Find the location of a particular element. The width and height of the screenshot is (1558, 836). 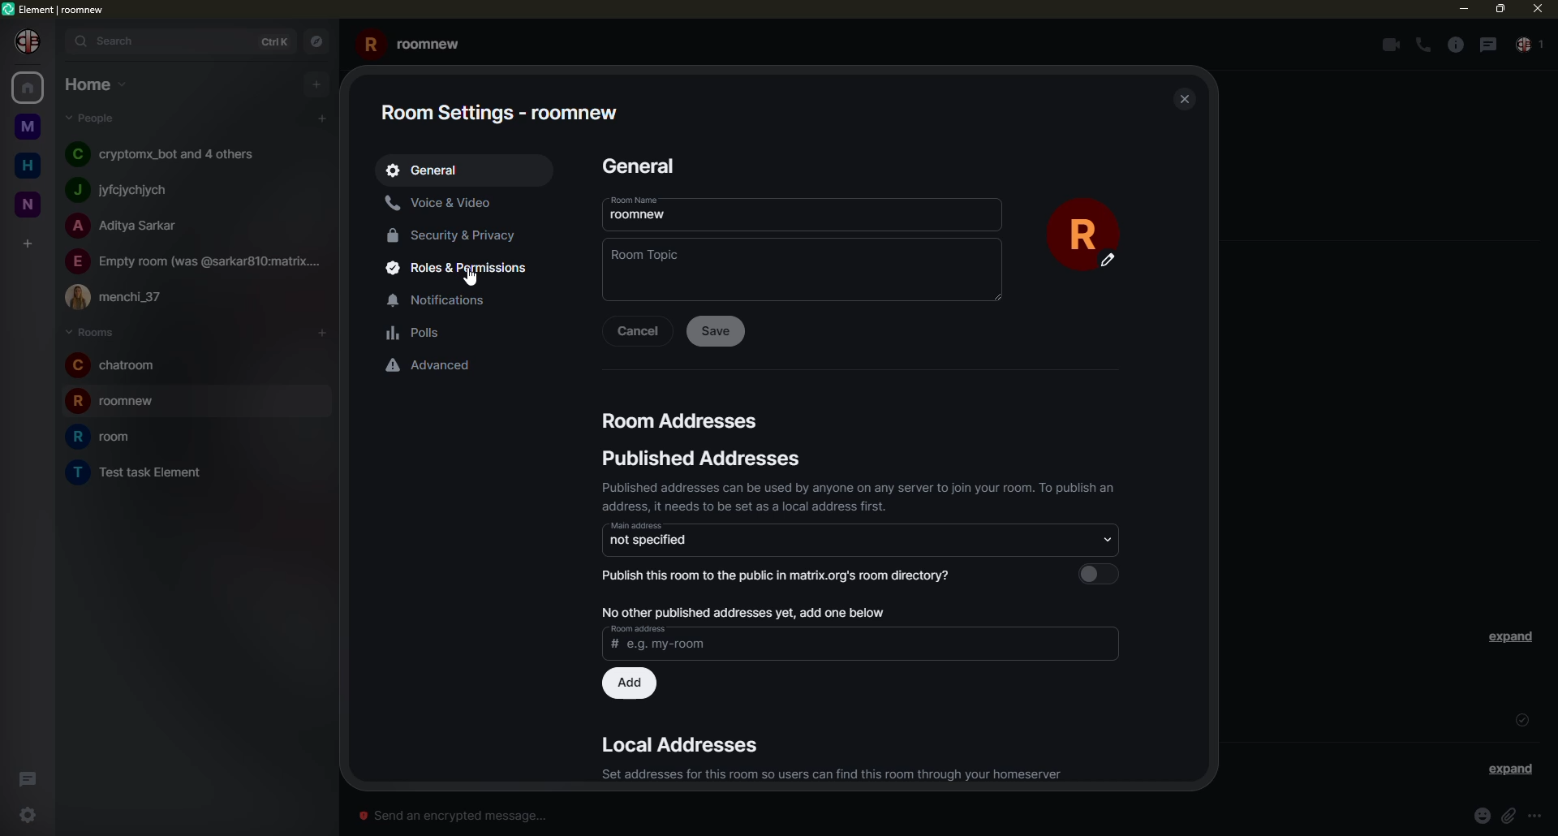

roles is located at coordinates (463, 269).